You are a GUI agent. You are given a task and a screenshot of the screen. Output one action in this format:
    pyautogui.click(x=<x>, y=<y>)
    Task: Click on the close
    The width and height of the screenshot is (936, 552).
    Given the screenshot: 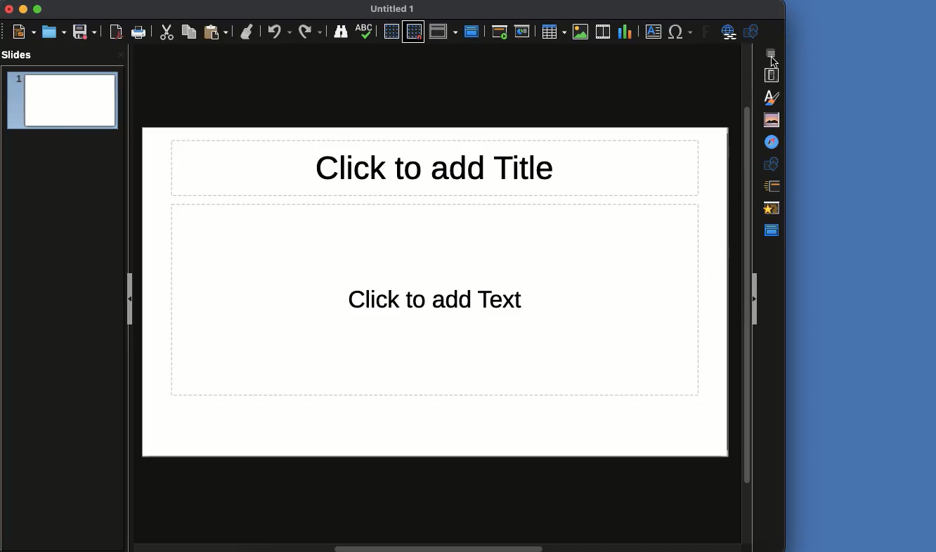 What is the action you would take?
    pyautogui.click(x=124, y=57)
    